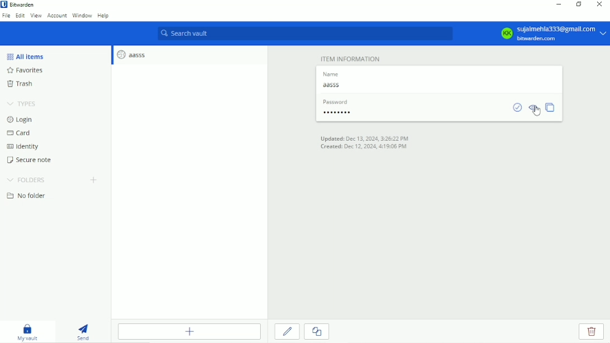 The height and width of the screenshot is (343, 610). Describe the element at coordinates (335, 87) in the screenshot. I see `Name` at that location.